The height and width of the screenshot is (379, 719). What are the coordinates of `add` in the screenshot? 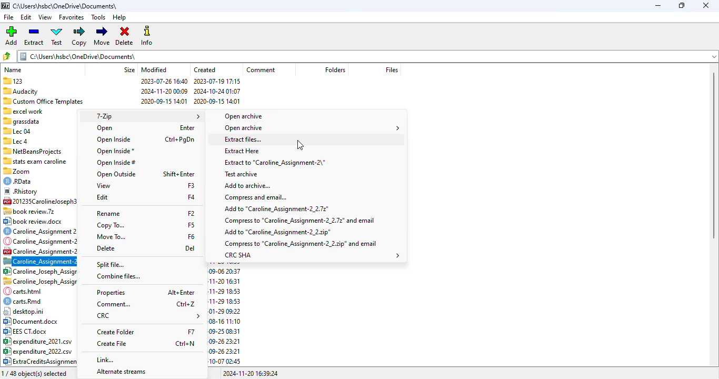 It's located at (11, 36).